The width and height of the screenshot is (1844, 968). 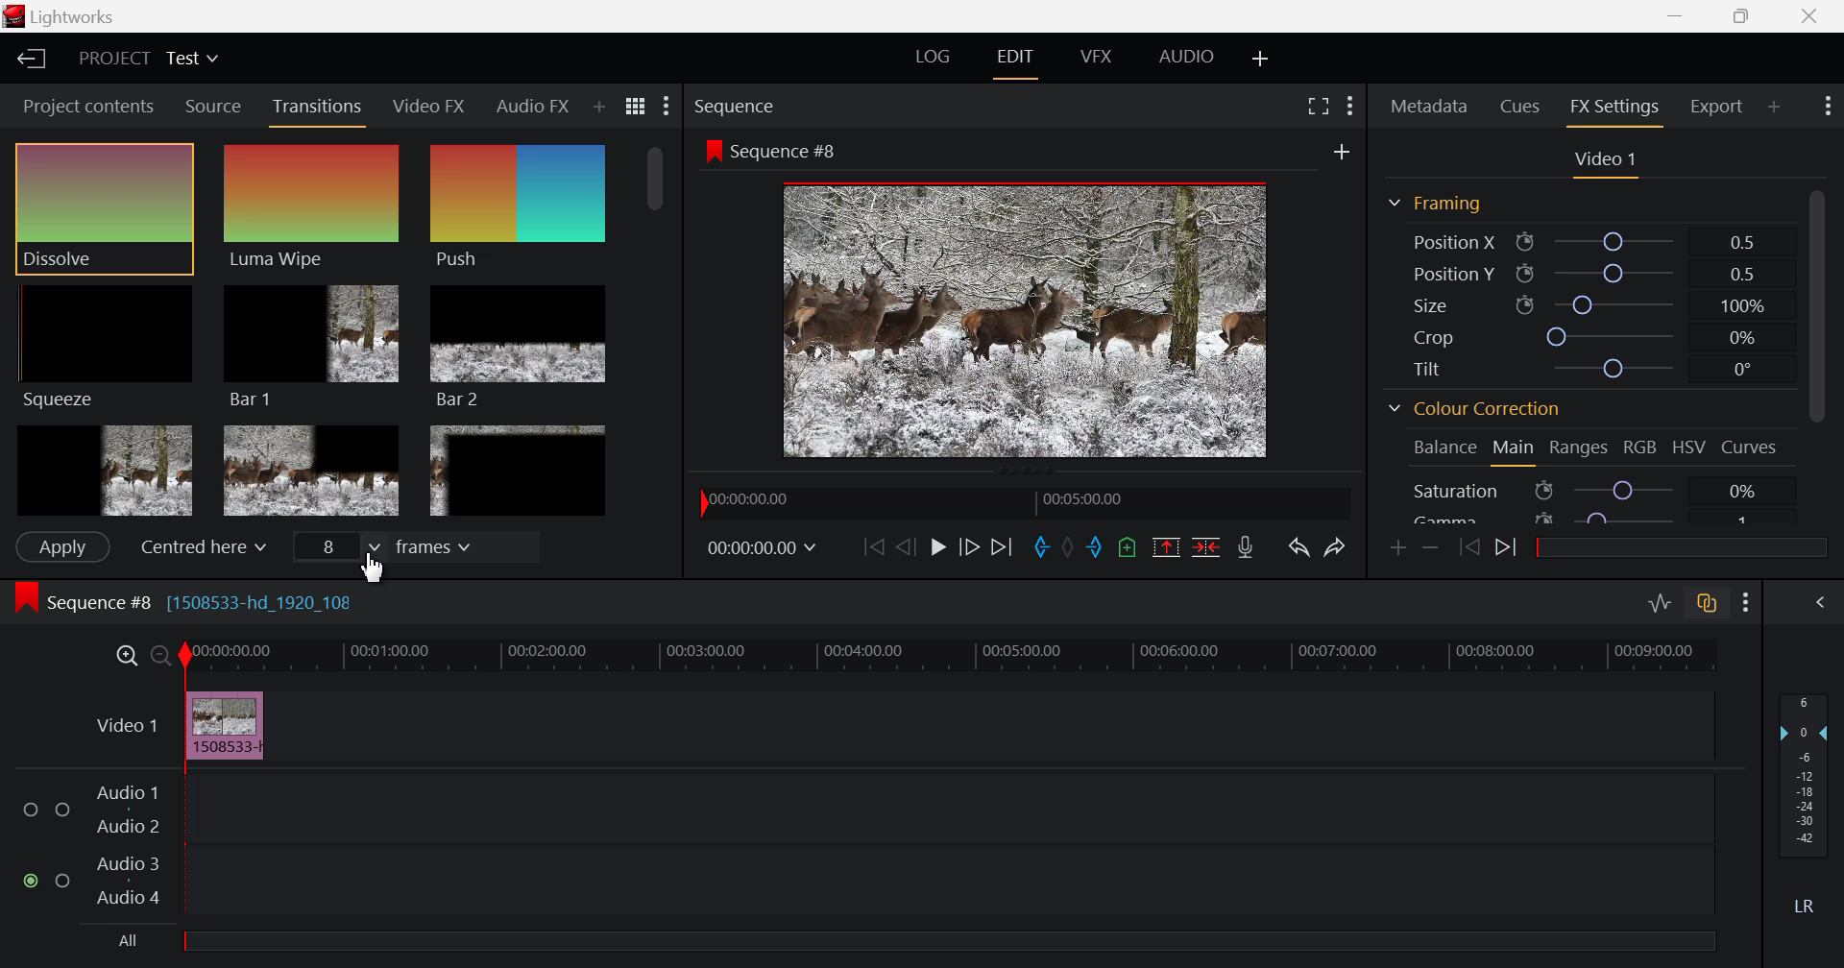 What do you see at coordinates (1692, 450) in the screenshot?
I see `HSV` at bounding box center [1692, 450].